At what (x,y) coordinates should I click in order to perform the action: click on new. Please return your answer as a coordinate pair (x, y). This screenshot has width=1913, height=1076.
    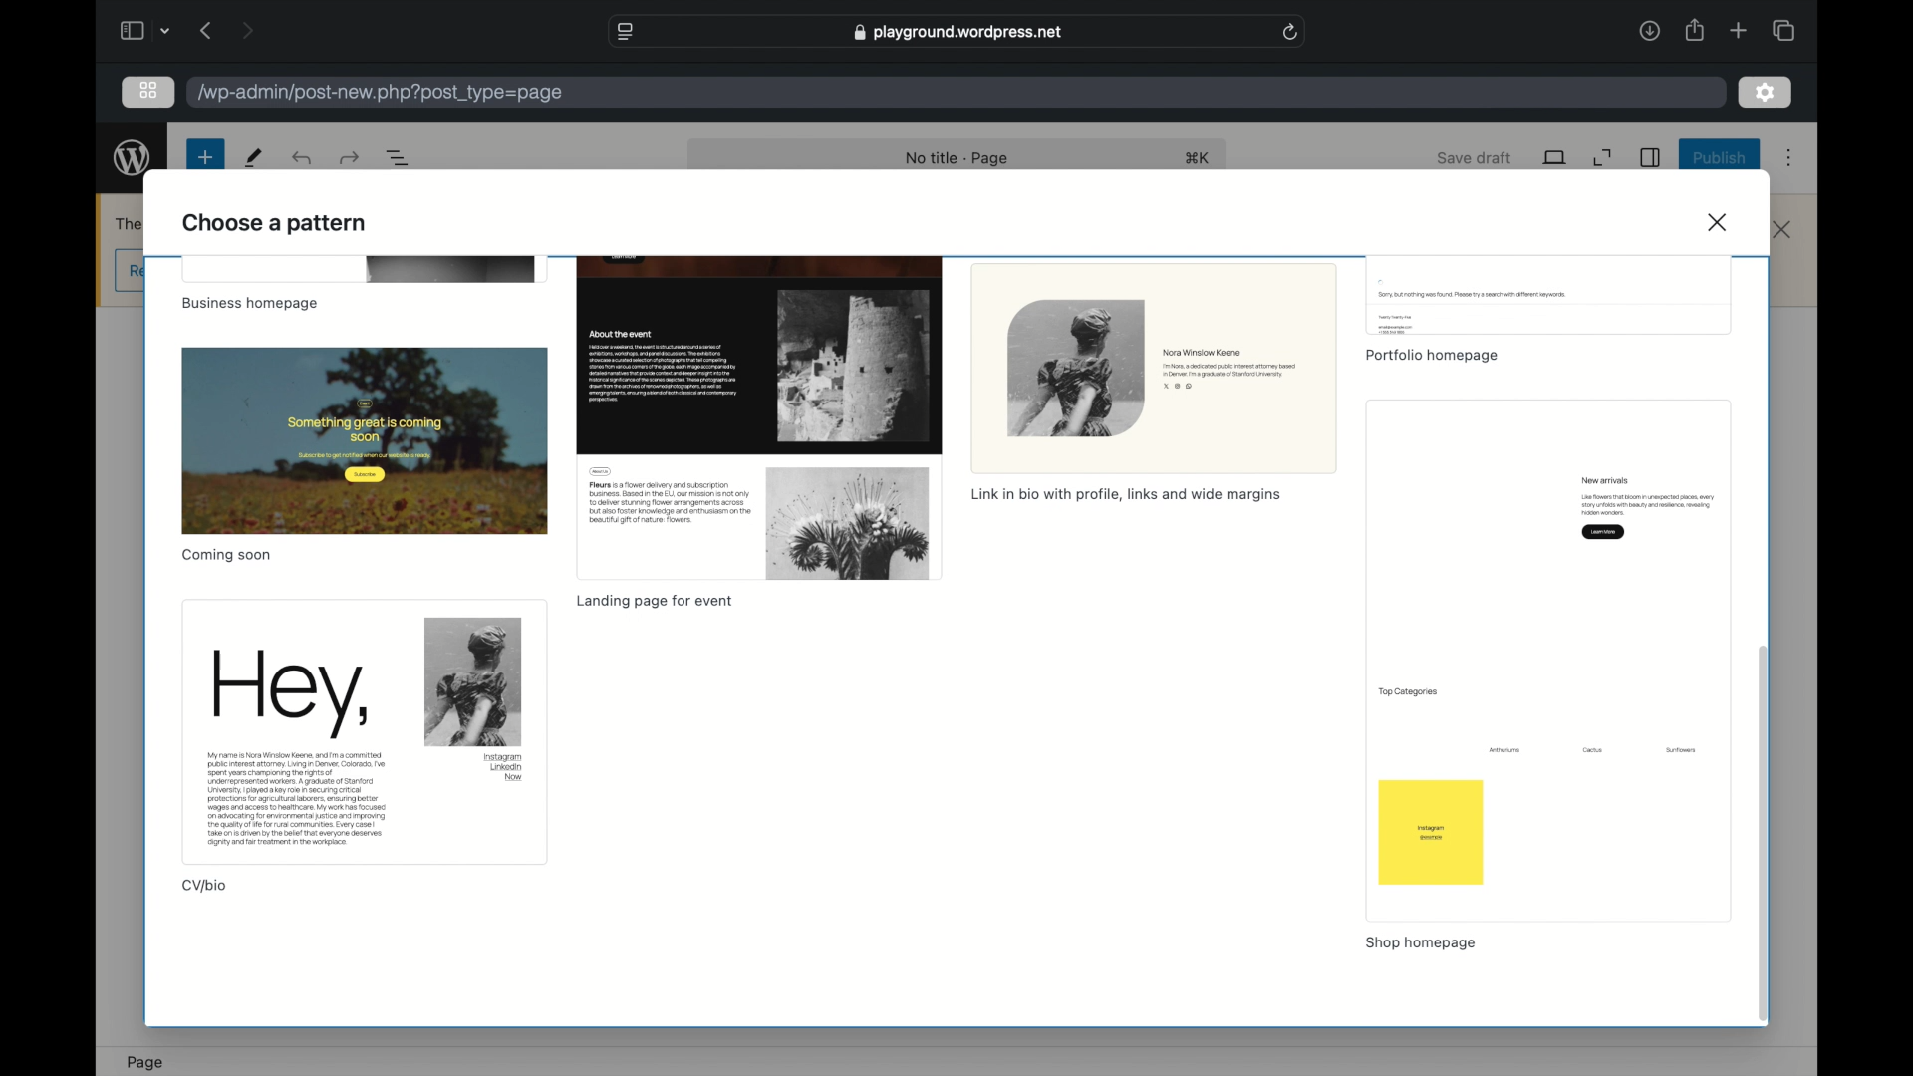
    Looking at the image, I should click on (203, 158).